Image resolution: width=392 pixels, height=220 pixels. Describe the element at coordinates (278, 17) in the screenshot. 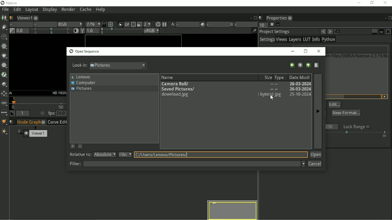

I see `Properties` at that location.